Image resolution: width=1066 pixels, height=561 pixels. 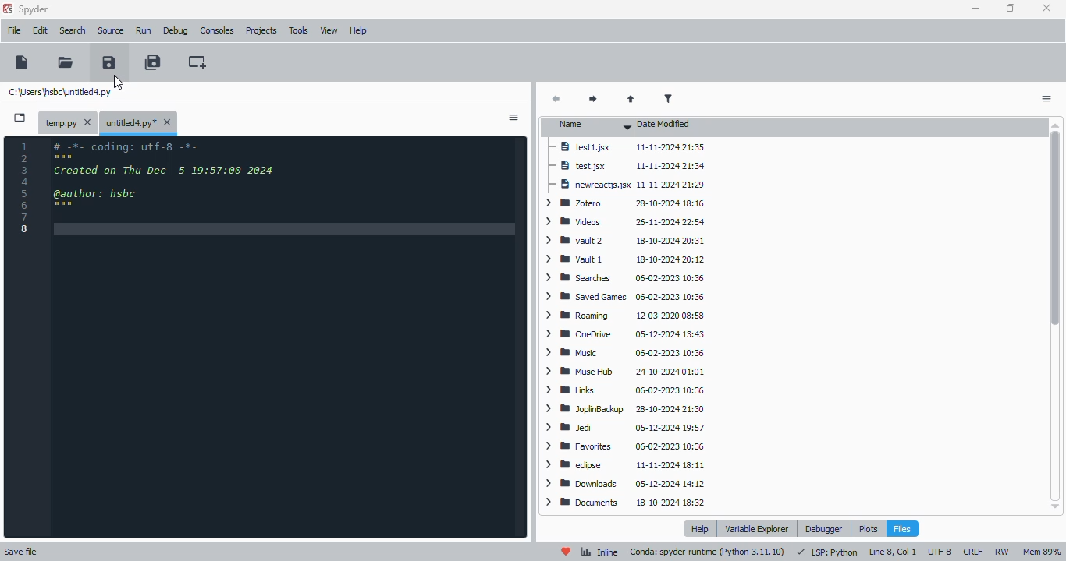 I want to click on debug, so click(x=176, y=30).